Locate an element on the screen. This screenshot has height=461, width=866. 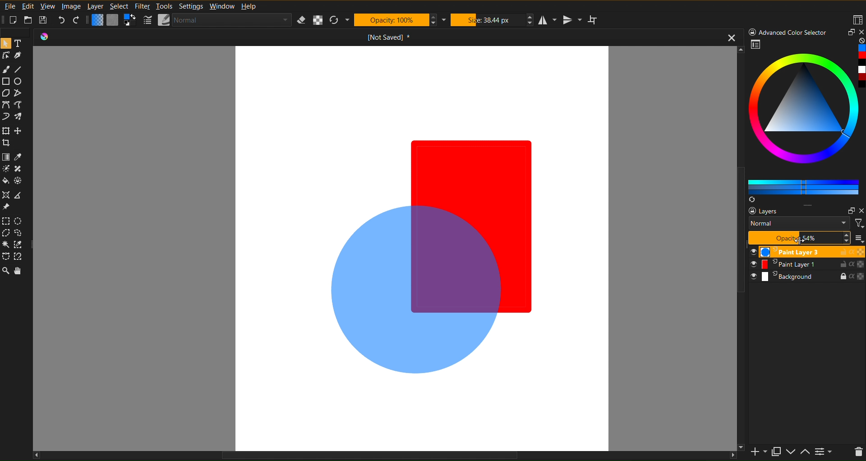
Selection Tool is located at coordinates (18, 256).